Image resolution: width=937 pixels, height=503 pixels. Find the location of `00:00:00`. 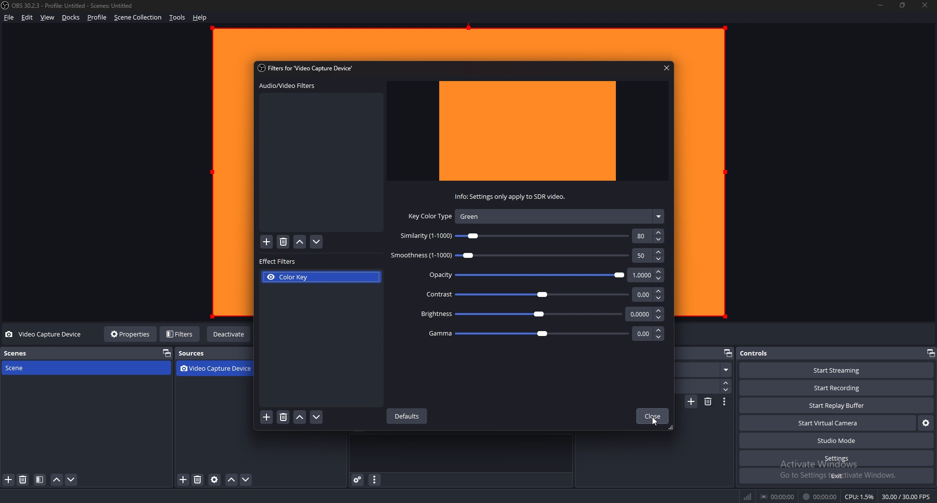

00:00:00 is located at coordinates (777, 497).